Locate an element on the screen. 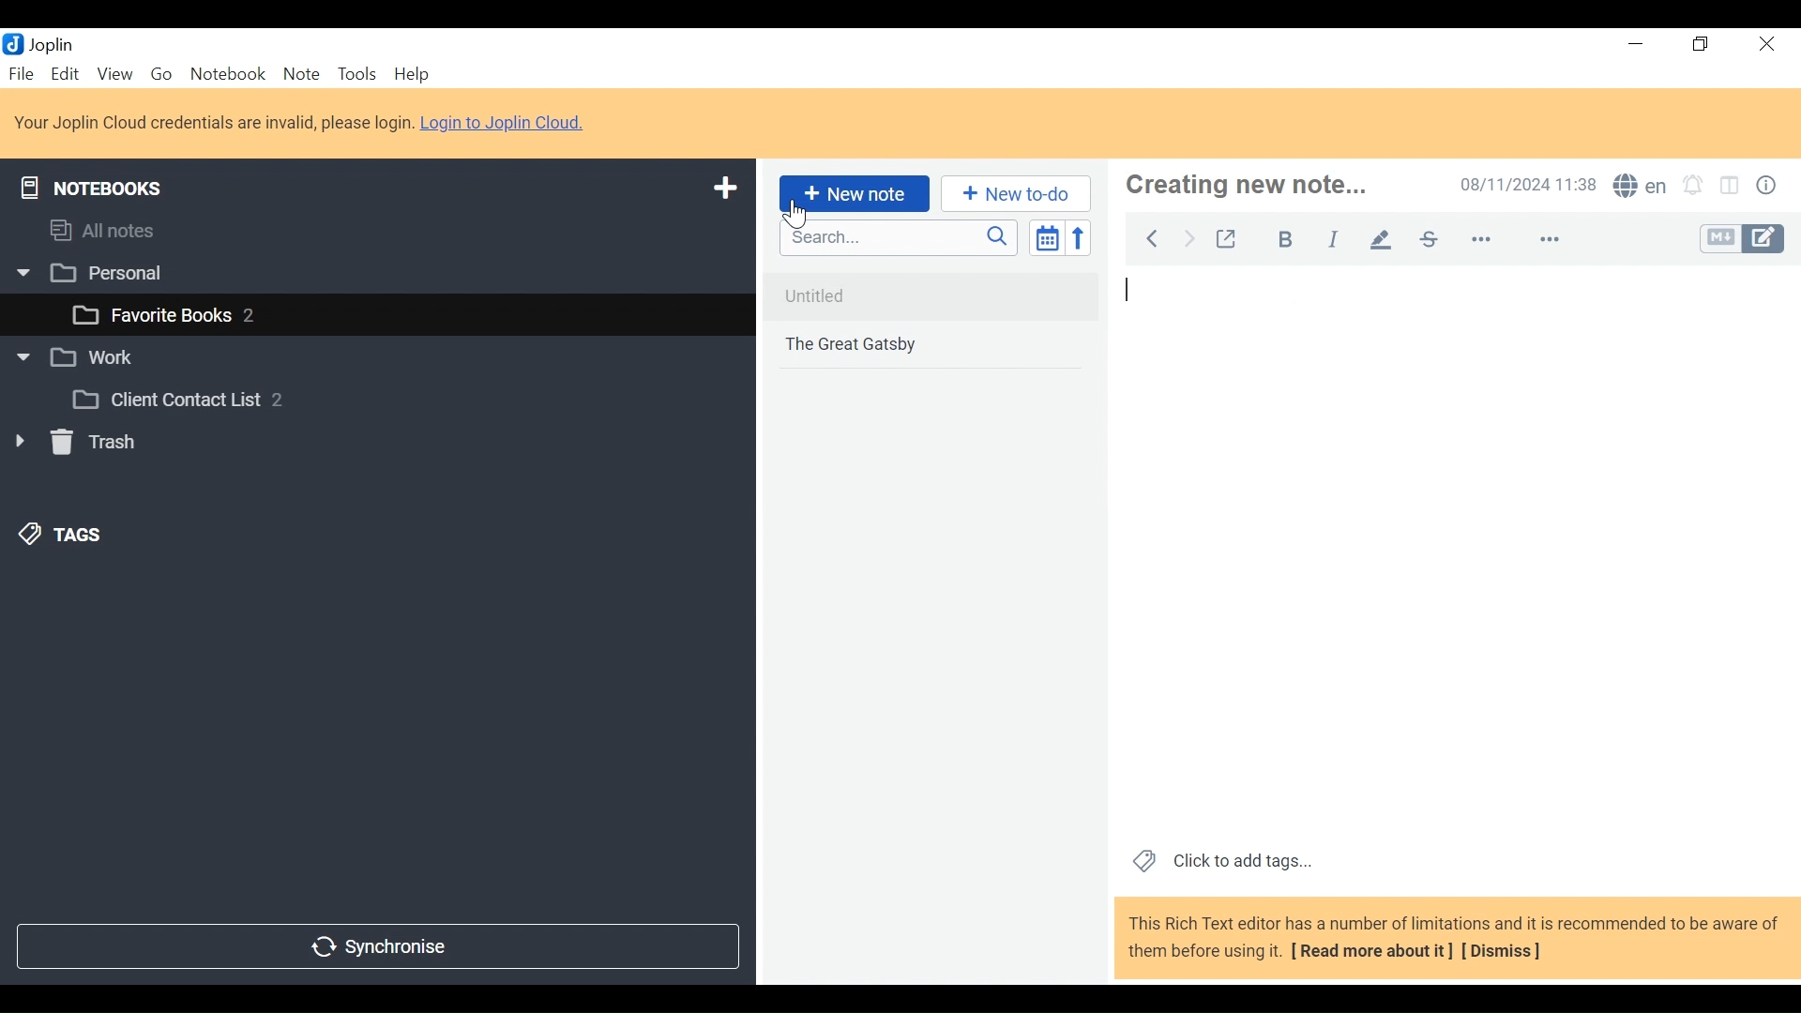 This screenshot has width=1801, height=1013. Tags is located at coordinates (65, 534).